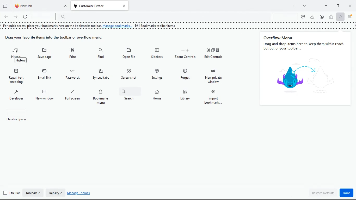 Image resolution: width=356 pixels, height=200 pixels. I want to click on search, so click(285, 17).